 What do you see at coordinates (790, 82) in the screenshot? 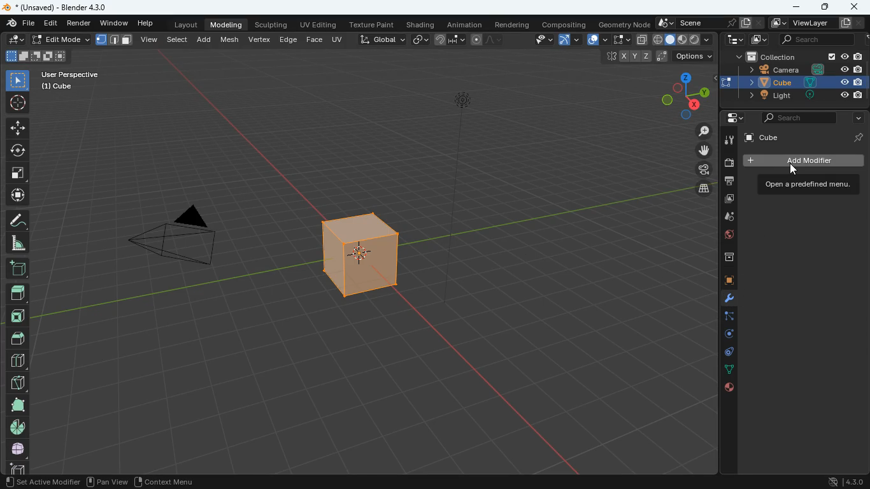
I see `cube` at bounding box center [790, 82].